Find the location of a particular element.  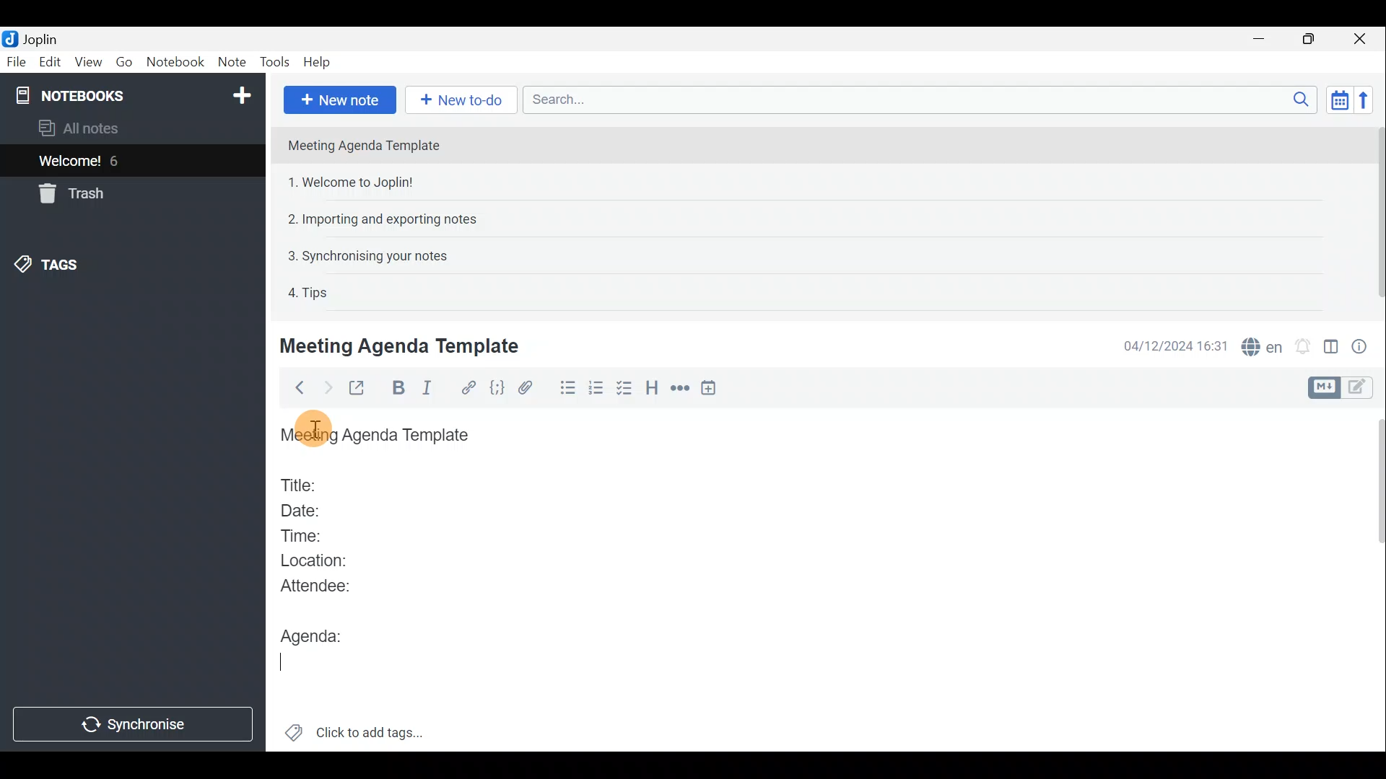

Toggle external editing is located at coordinates (361, 389).